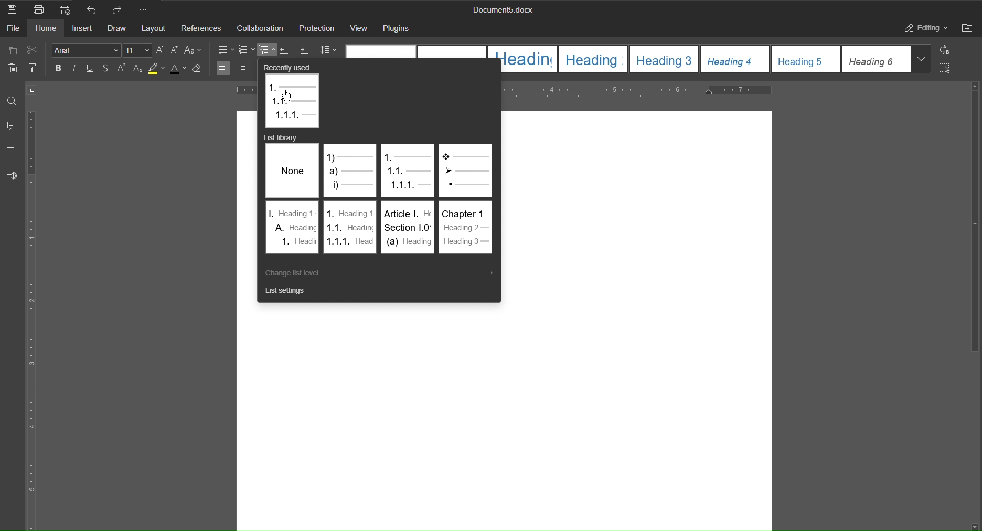 The image size is (982, 531). I want to click on Paste, so click(11, 69).